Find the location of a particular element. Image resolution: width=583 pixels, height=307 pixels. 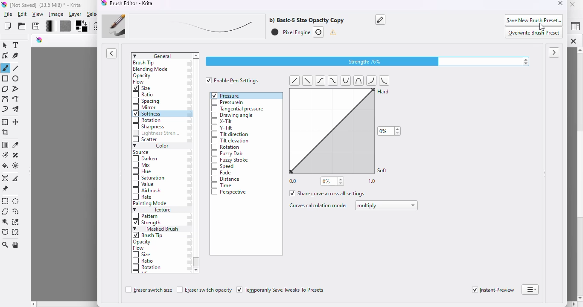

vertical scroll bar is located at coordinates (574, 174).